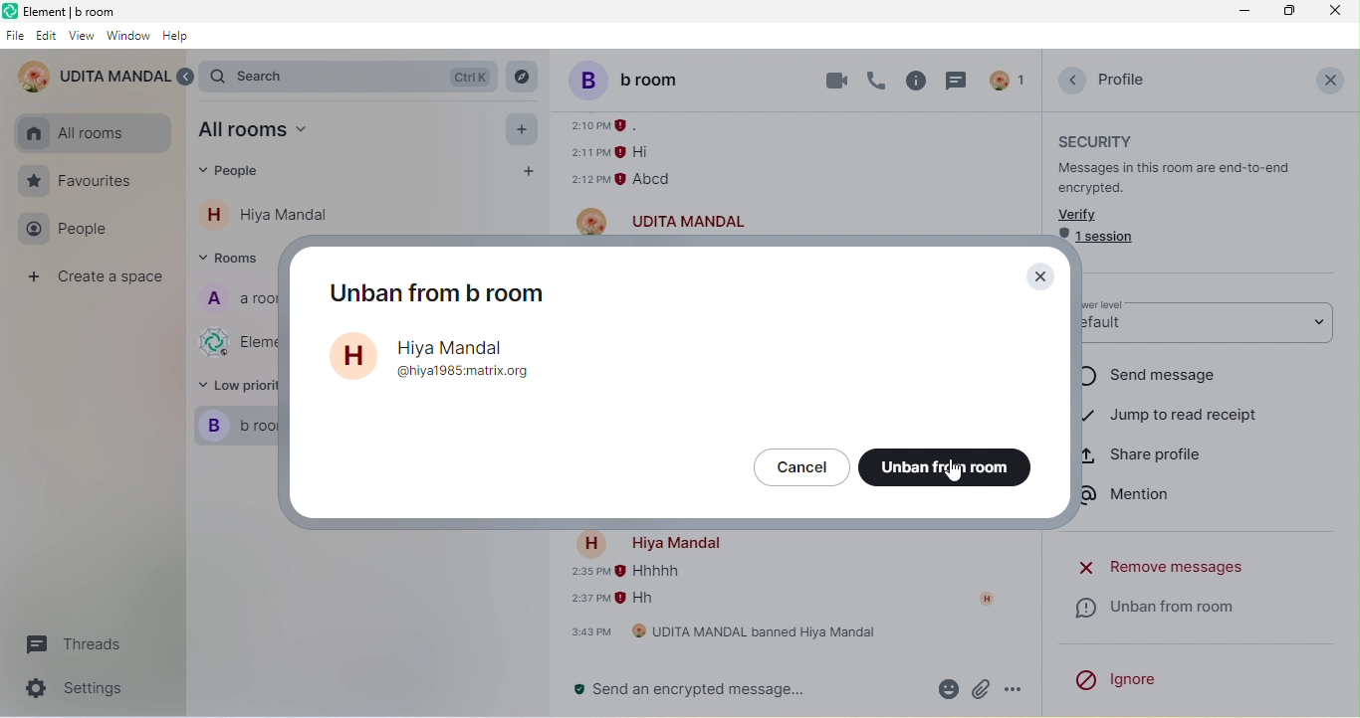 The height and width of the screenshot is (718, 1360). What do you see at coordinates (288, 215) in the screenshot?
I see `hiya mandal` at bounding box center [288, 215].